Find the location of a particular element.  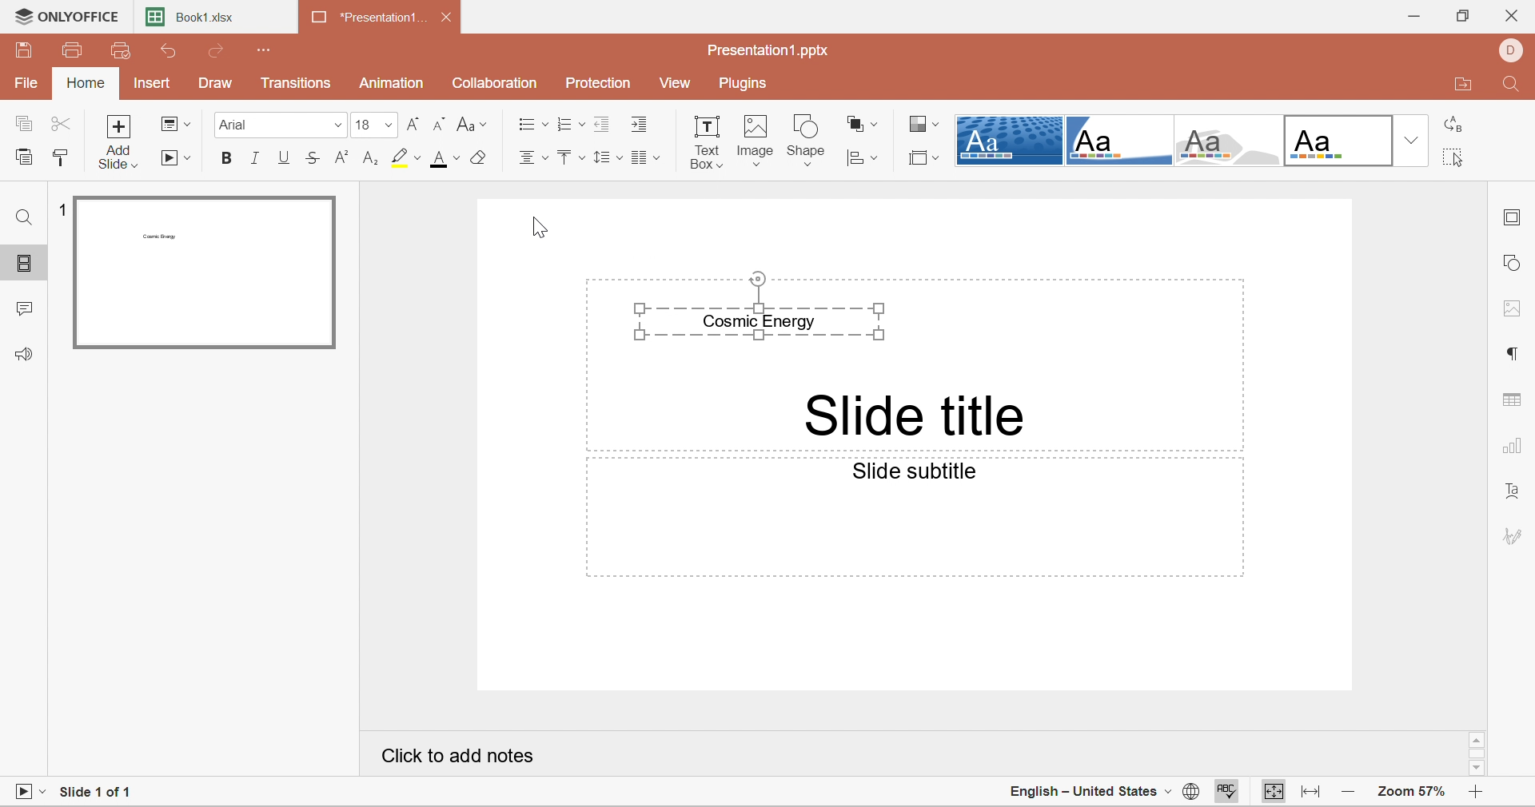

Presentation1.pptx is located at coordinates (773, 53).